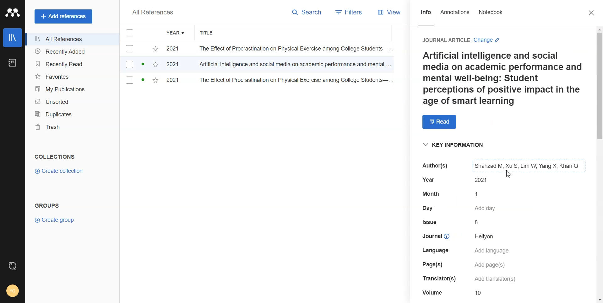 This screenshot has height=303, width=603. I want to click on The Effect of Procrastination on Physical Exercise among College Students..., so click(295, 81).